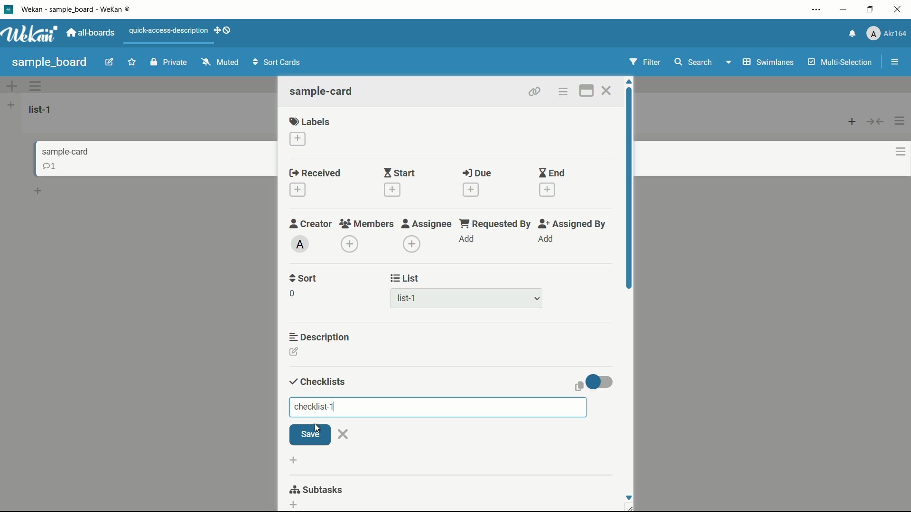  What do you see at coordinates (303, 279) in the screenshot?
I see `sort` at bounding box center [303, 279].